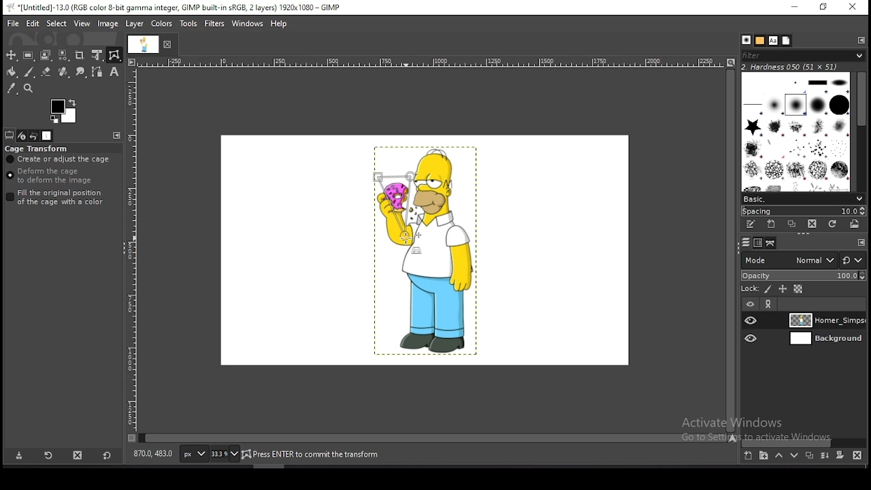 The width and height of the screenshot is (871, 490). Describe the element at coordinates (46, 72) in the screenshot. I see `eraser tool` at that location.